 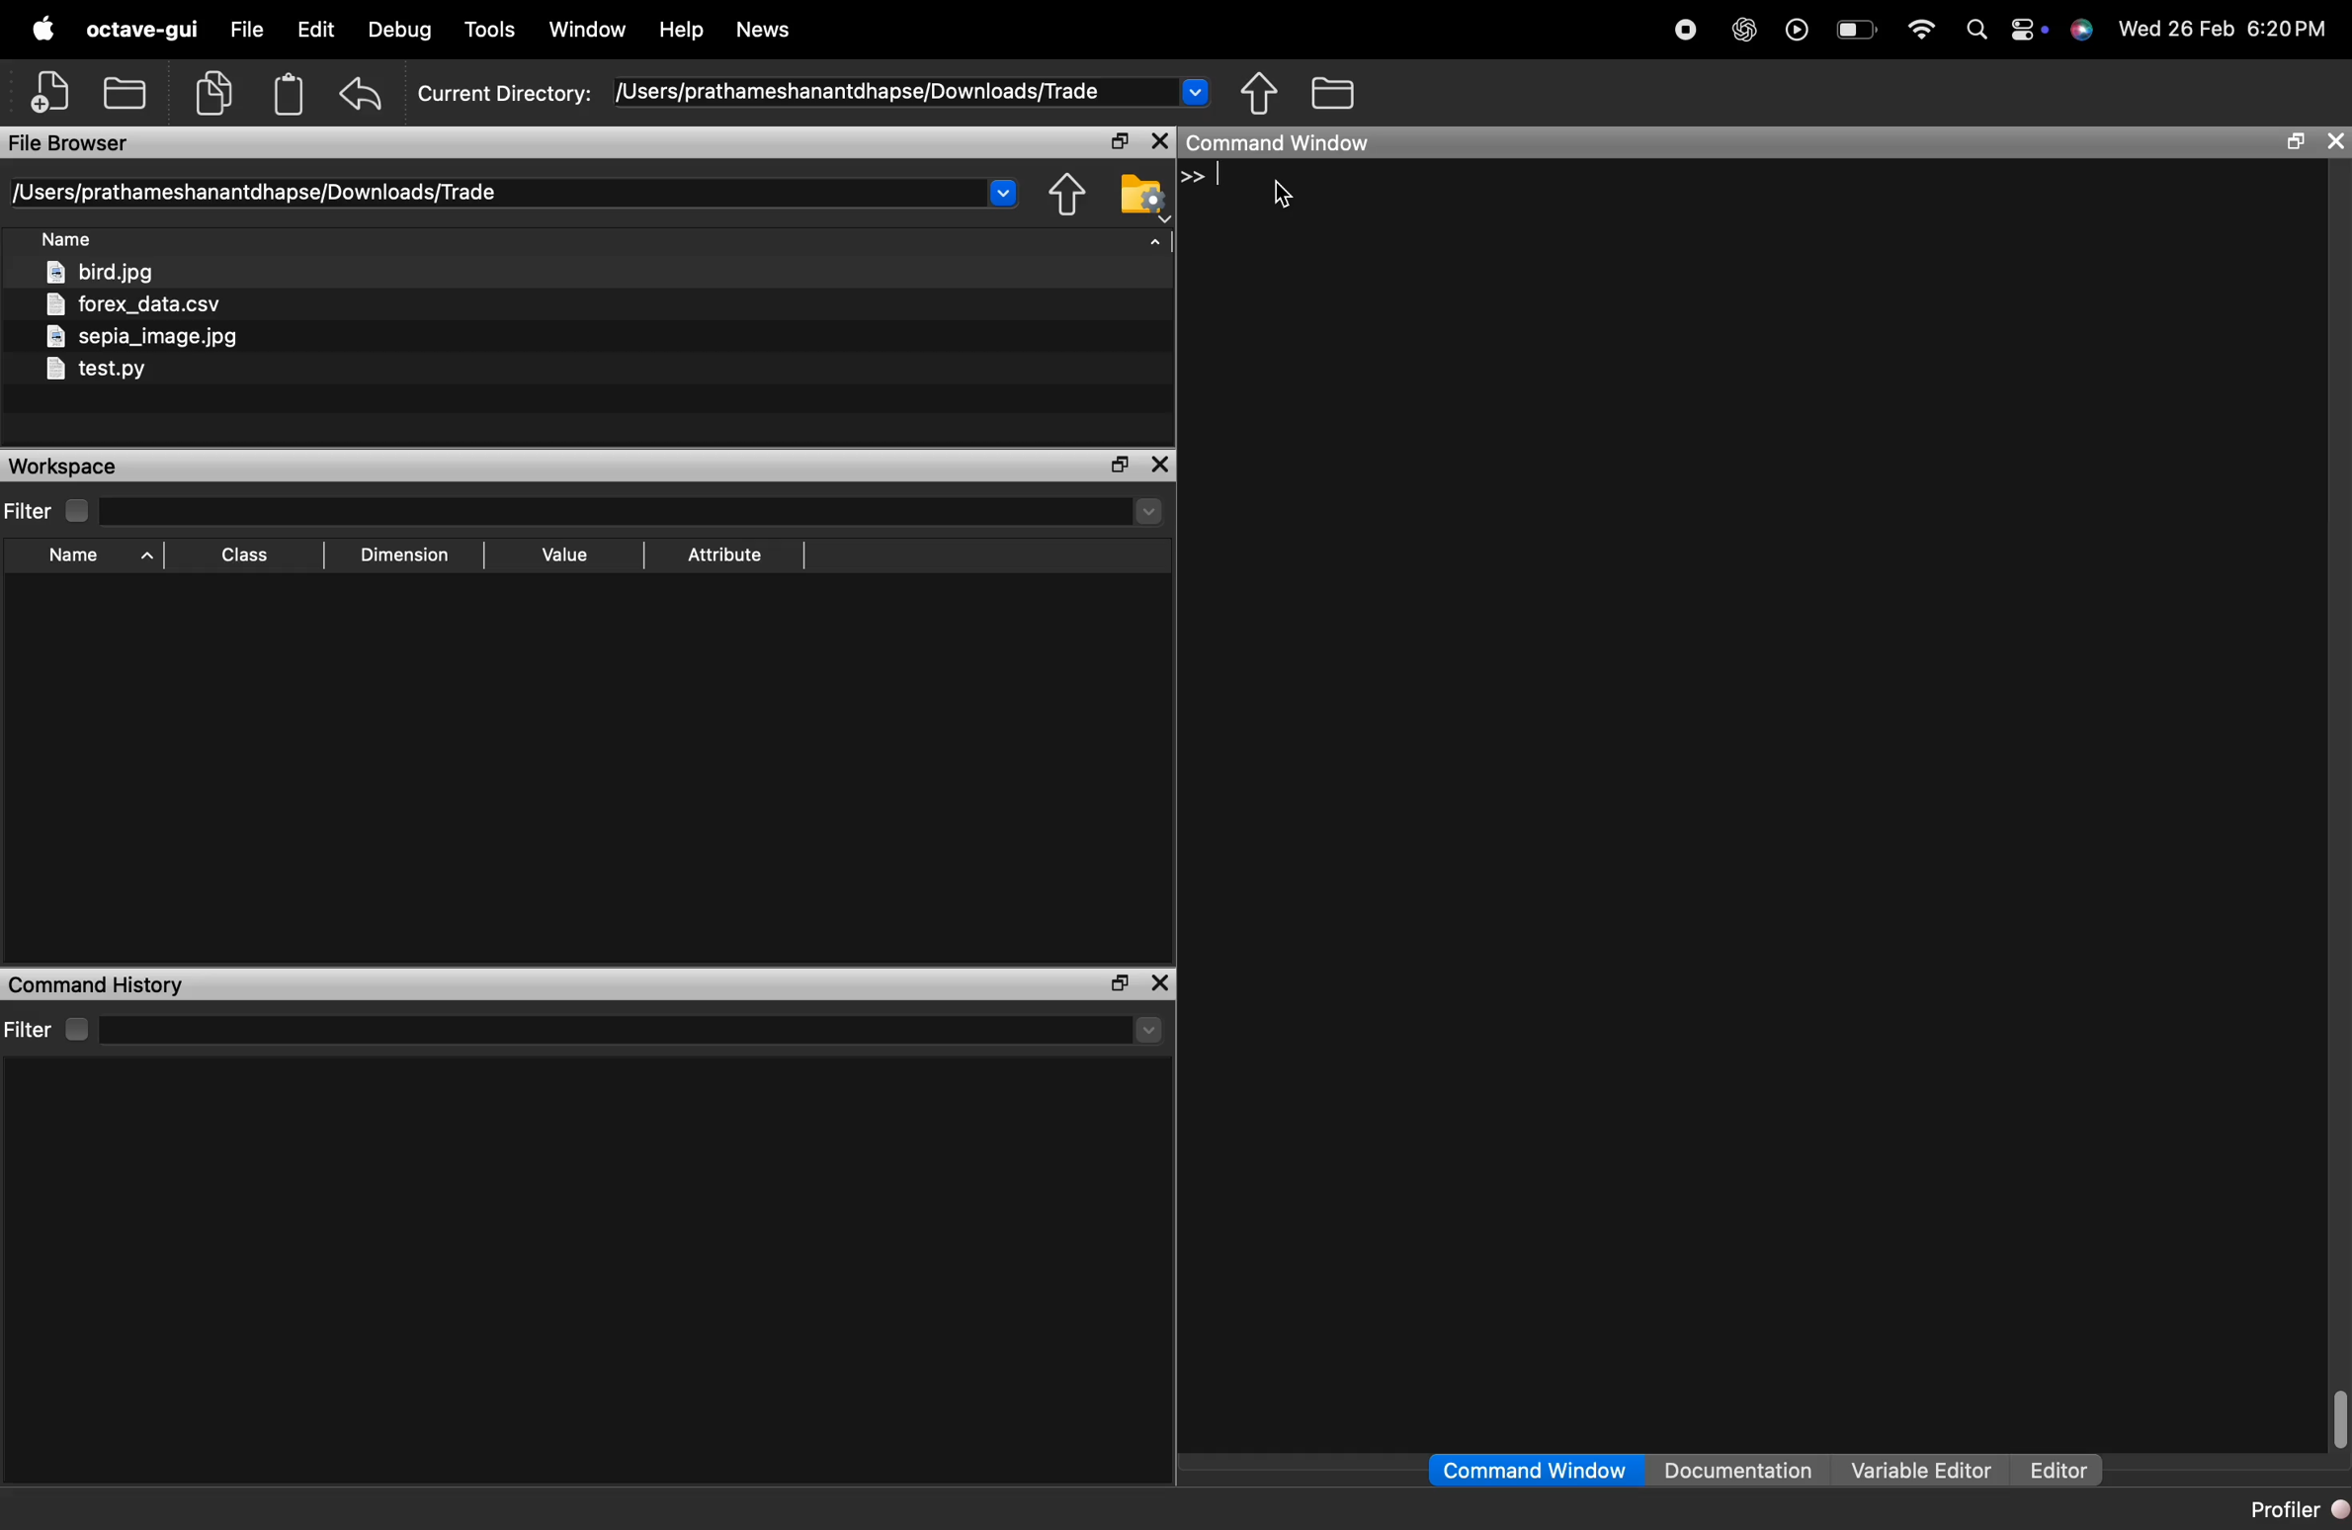 What do you see at coordinates (49, 91) in the screenshot?
I see `New file` at bounding box center [49, 91].